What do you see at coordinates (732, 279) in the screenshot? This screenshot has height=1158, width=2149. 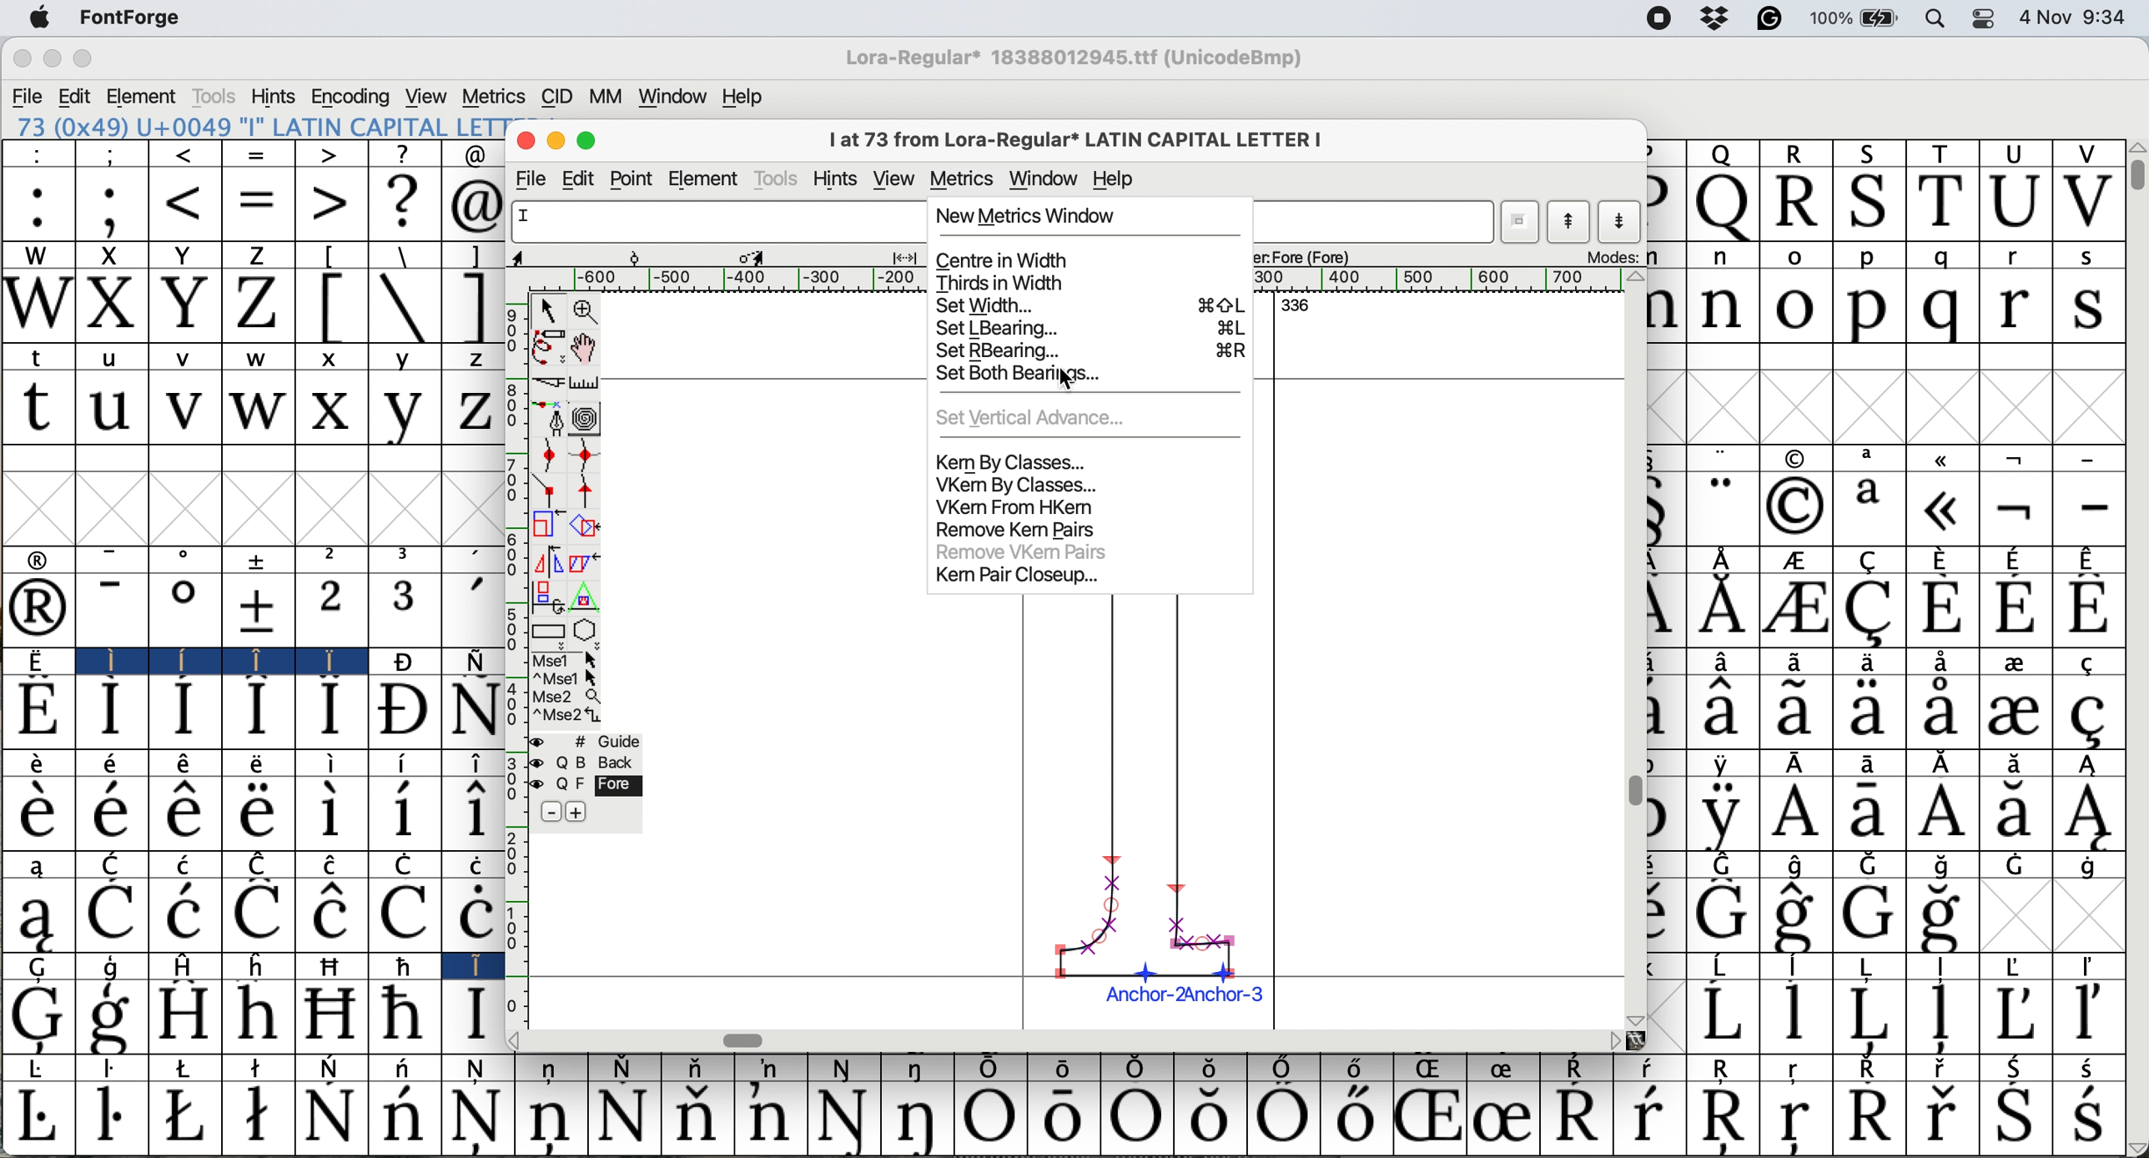 I see `horizontal scale` at bounding box center [732, 279].